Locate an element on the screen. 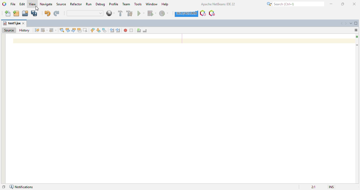 Image resolution: width=360 pixels, height=190 pixels. run project is located at coordinates (141, 13).